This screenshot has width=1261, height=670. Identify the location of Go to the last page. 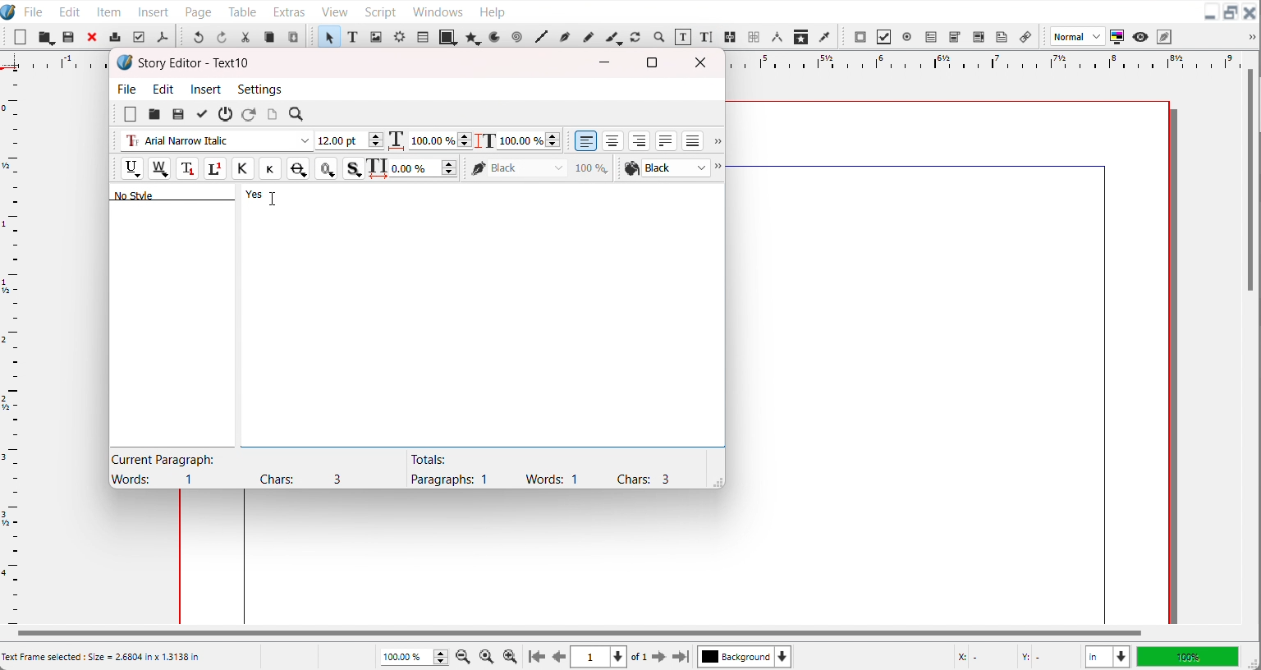
(681, 657).